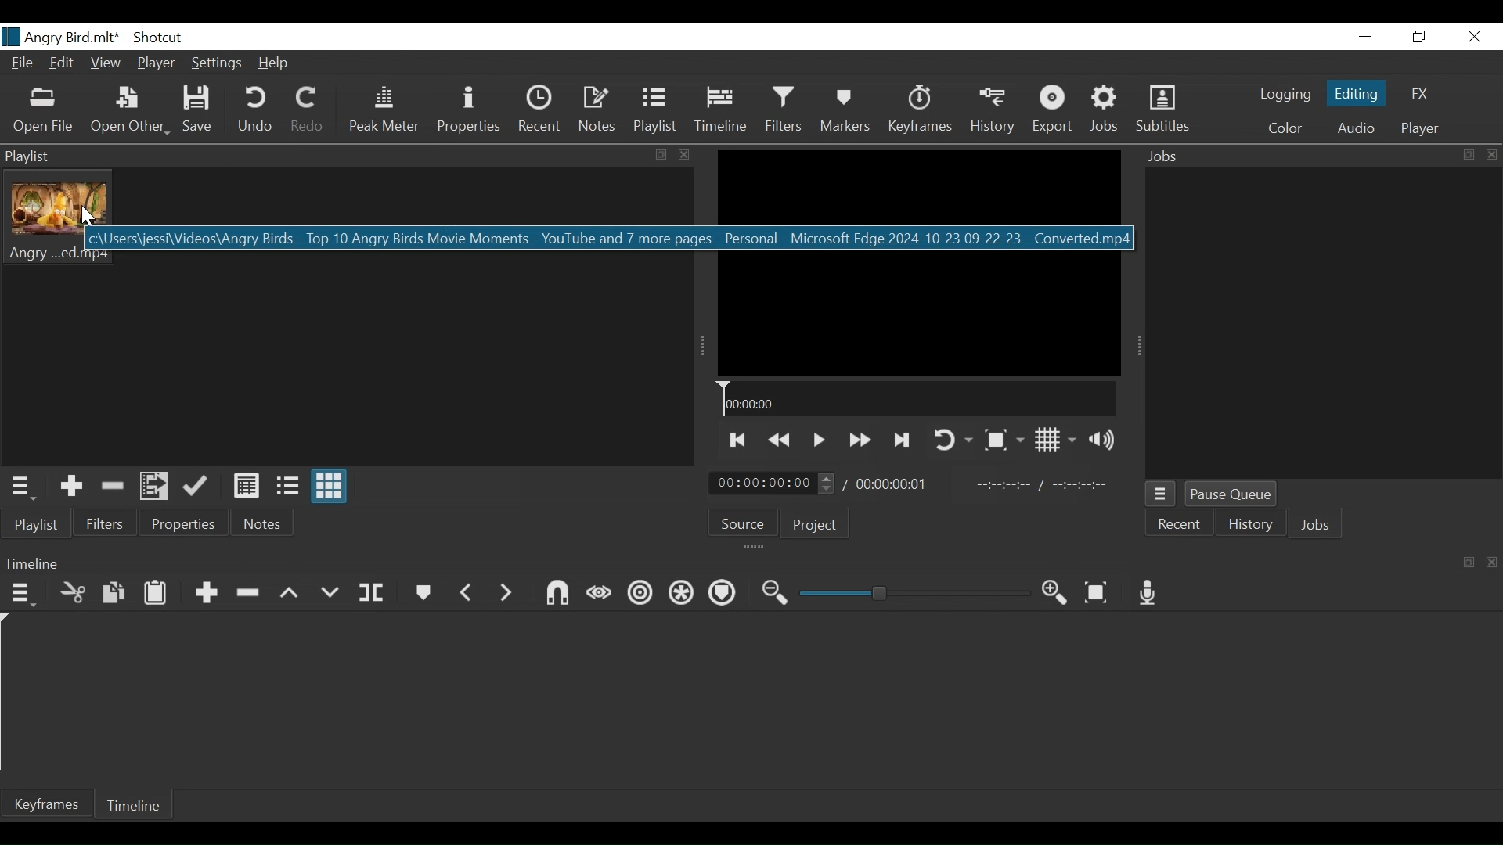 The height and width of the screenshot is (845, 1503). What do you see at coordinates (818, 440) in the screenshot?
I see `Toggle play or pause (space)` at bounding box center [818, 440].